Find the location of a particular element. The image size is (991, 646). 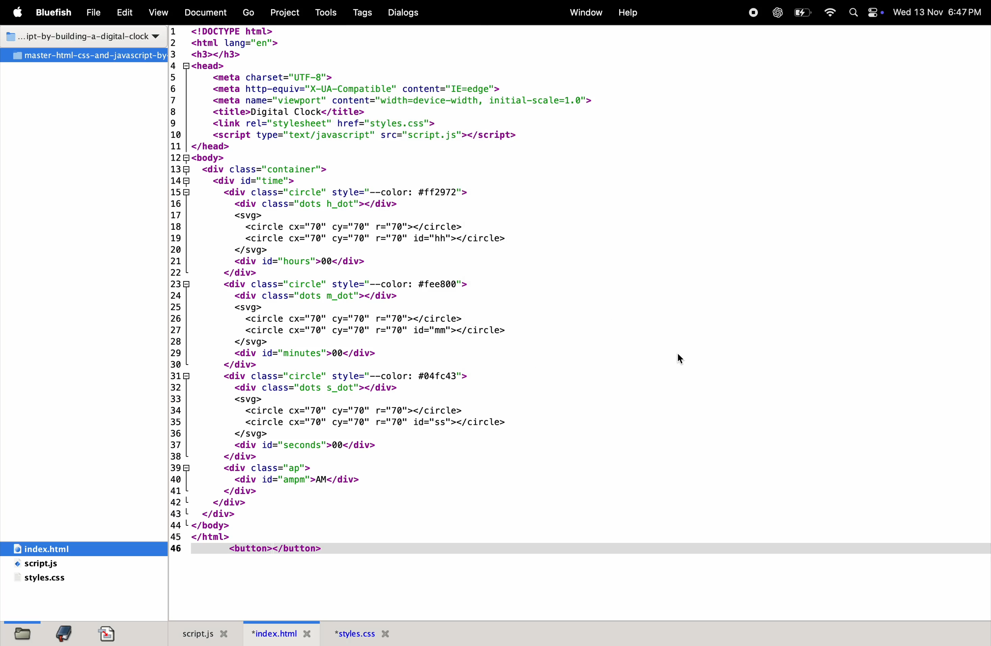

script.js is located at coordinates (194, 633).